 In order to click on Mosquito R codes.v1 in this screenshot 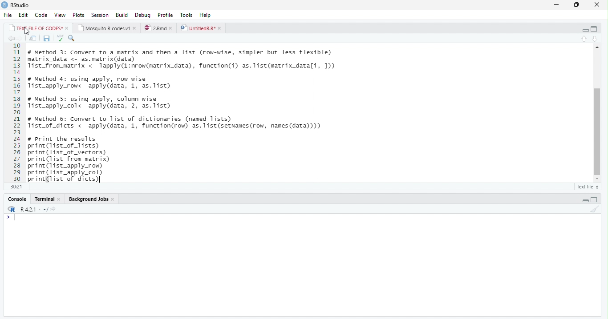, I will do `click(106, 28)`.